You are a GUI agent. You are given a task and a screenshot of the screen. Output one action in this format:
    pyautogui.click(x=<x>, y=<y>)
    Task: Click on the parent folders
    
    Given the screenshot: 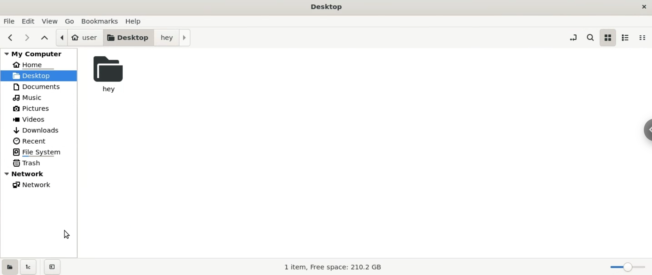 What is the action you would take?
    pyautogui.click(x=46, y=38)
    